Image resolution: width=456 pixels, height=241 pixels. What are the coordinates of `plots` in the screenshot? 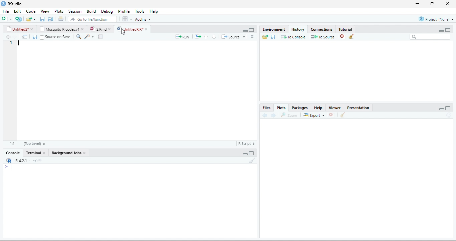 It's located at (59, 11).